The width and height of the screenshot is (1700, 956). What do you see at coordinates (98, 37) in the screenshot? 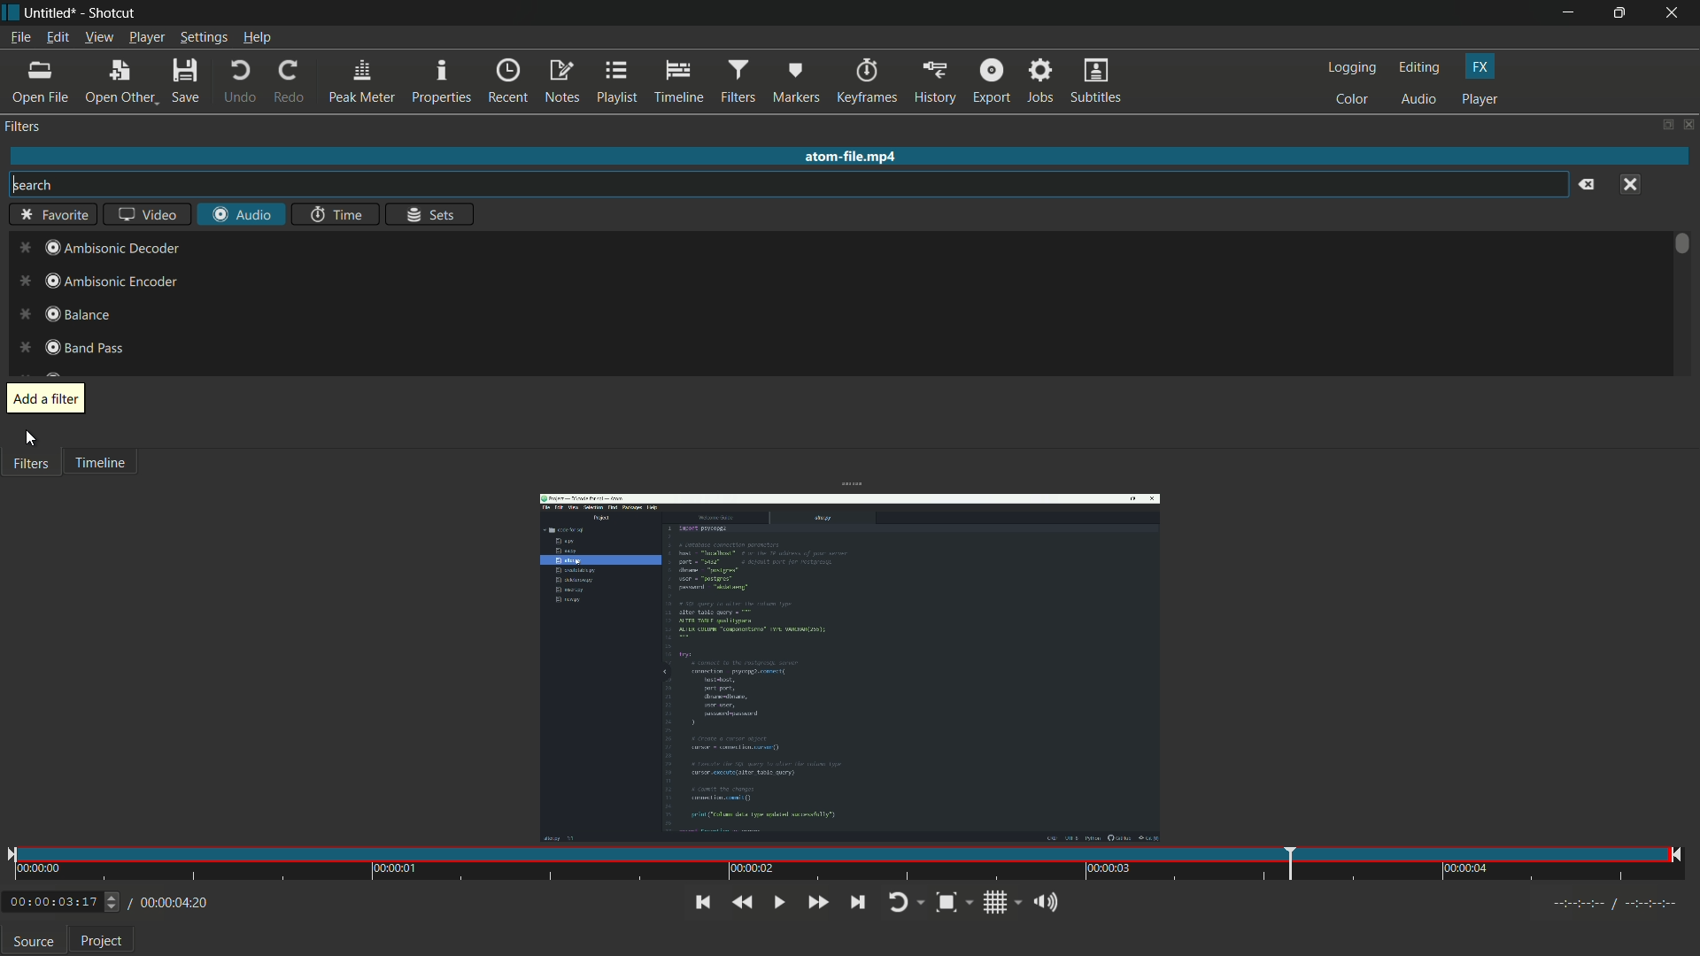
I see `view menu` at bounding box center [98, 37].